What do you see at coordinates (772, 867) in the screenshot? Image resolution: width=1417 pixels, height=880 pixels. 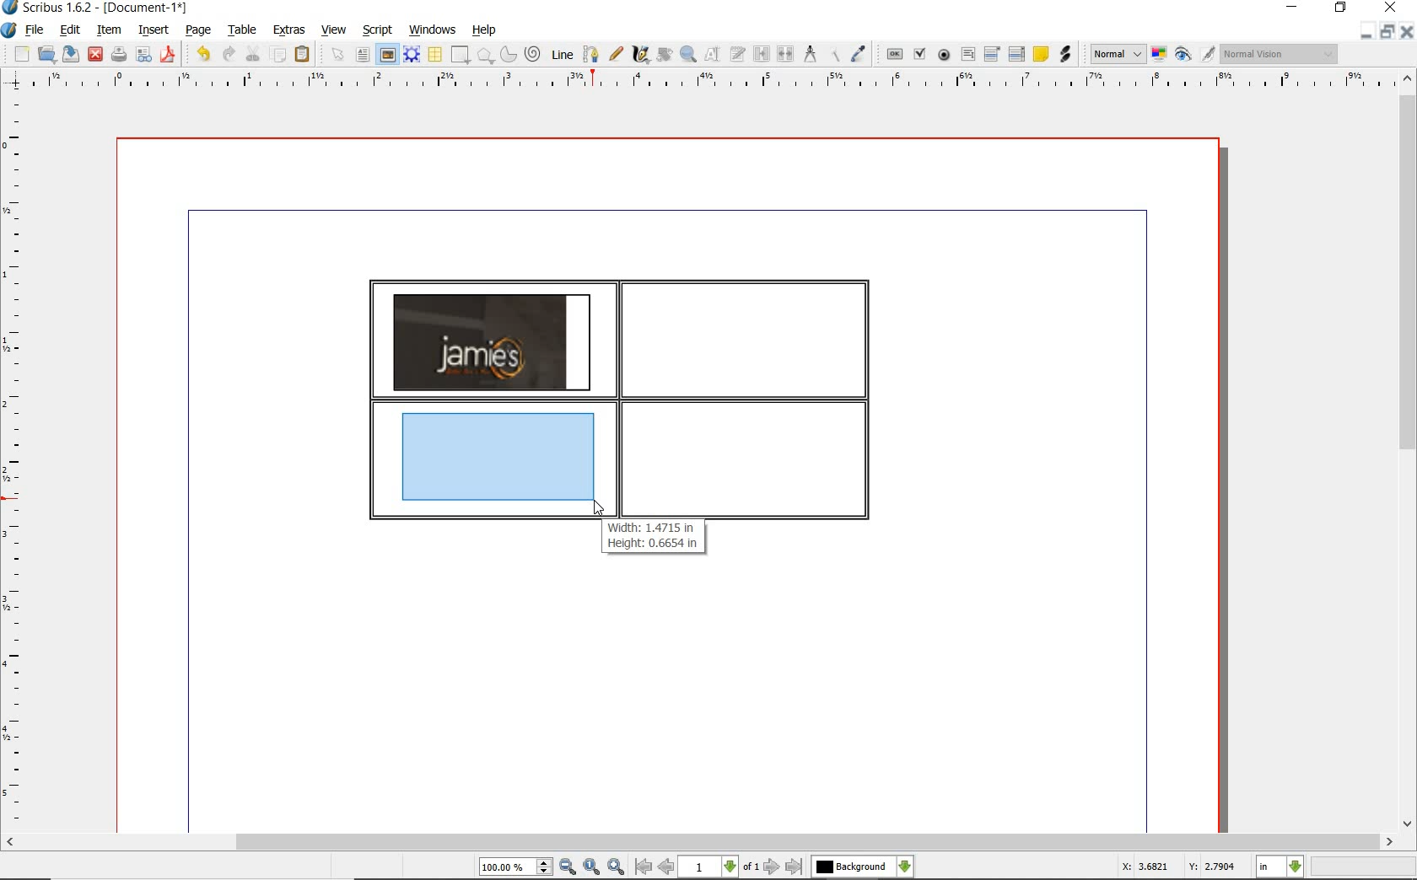 I see `go to next page` at bounding box center [772, 867].